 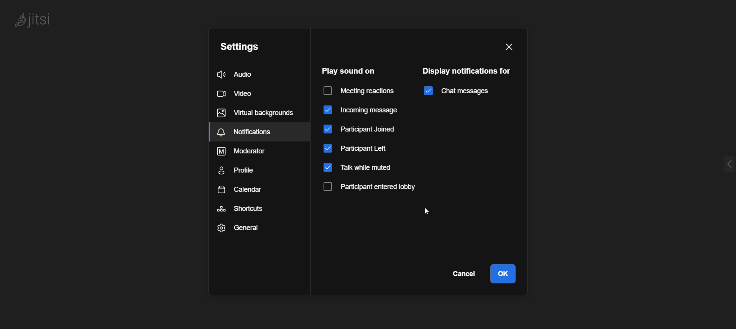 What do you see at coordinates (255, 111) in the screenshot?
I see `Virtual background` at bounding box center [255, 111].